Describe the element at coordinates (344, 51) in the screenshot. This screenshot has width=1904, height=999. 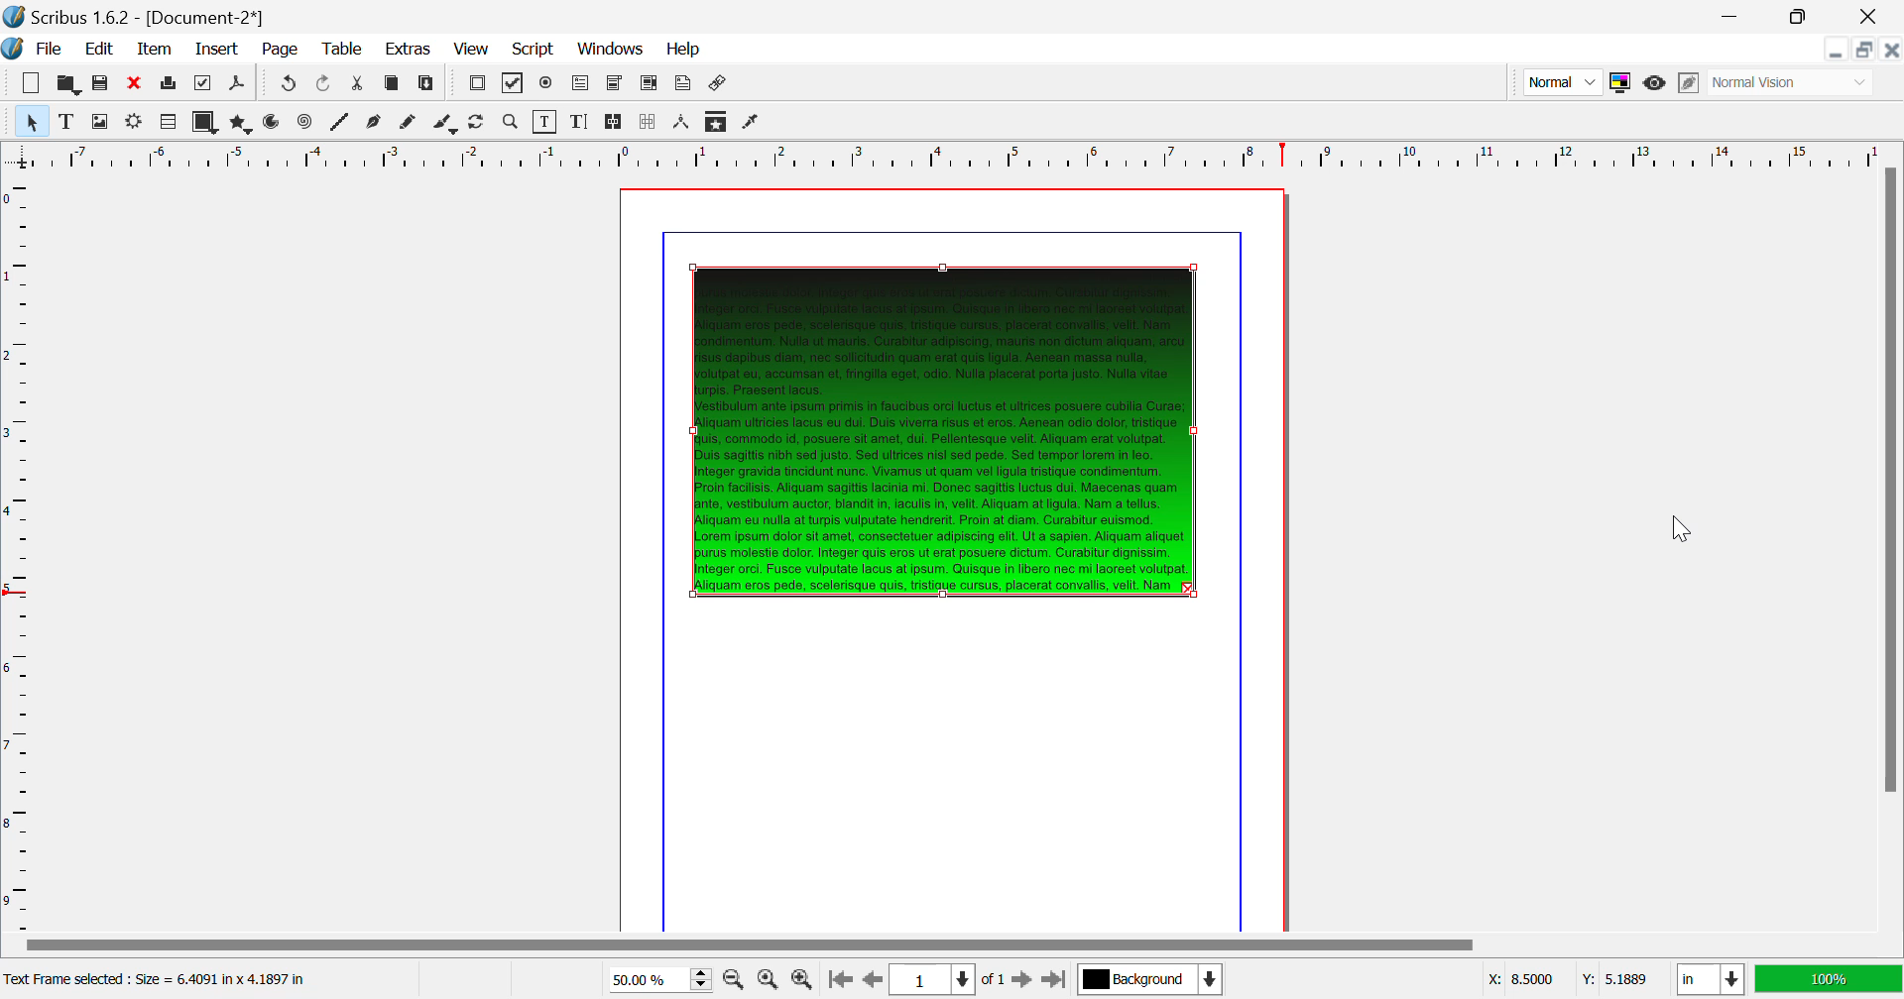
I see `Table` at that location.